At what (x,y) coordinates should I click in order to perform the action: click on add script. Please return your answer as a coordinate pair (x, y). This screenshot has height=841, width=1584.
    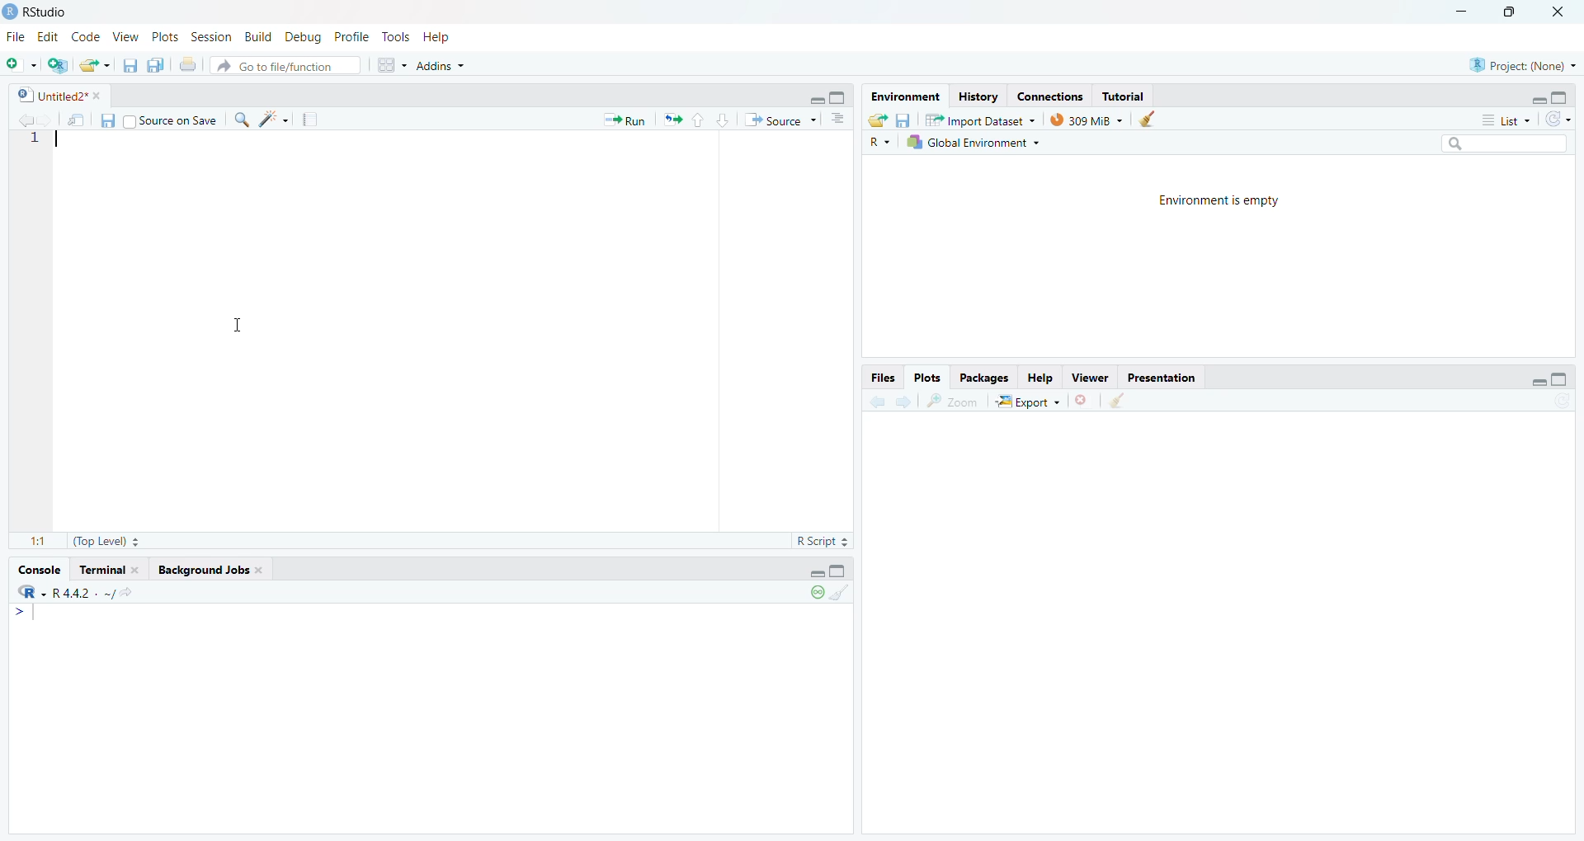
    Looking at the image, I should click on (54, 65).